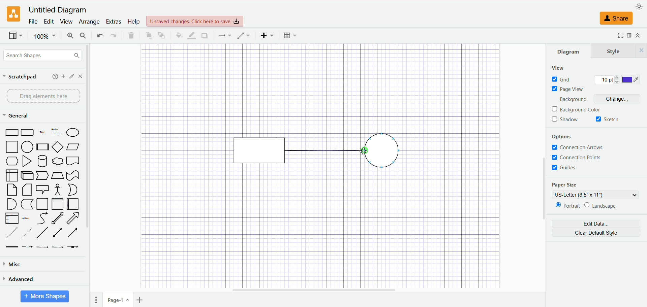 The image size is (647, 307). I want to click on insert, so click(267, 36).